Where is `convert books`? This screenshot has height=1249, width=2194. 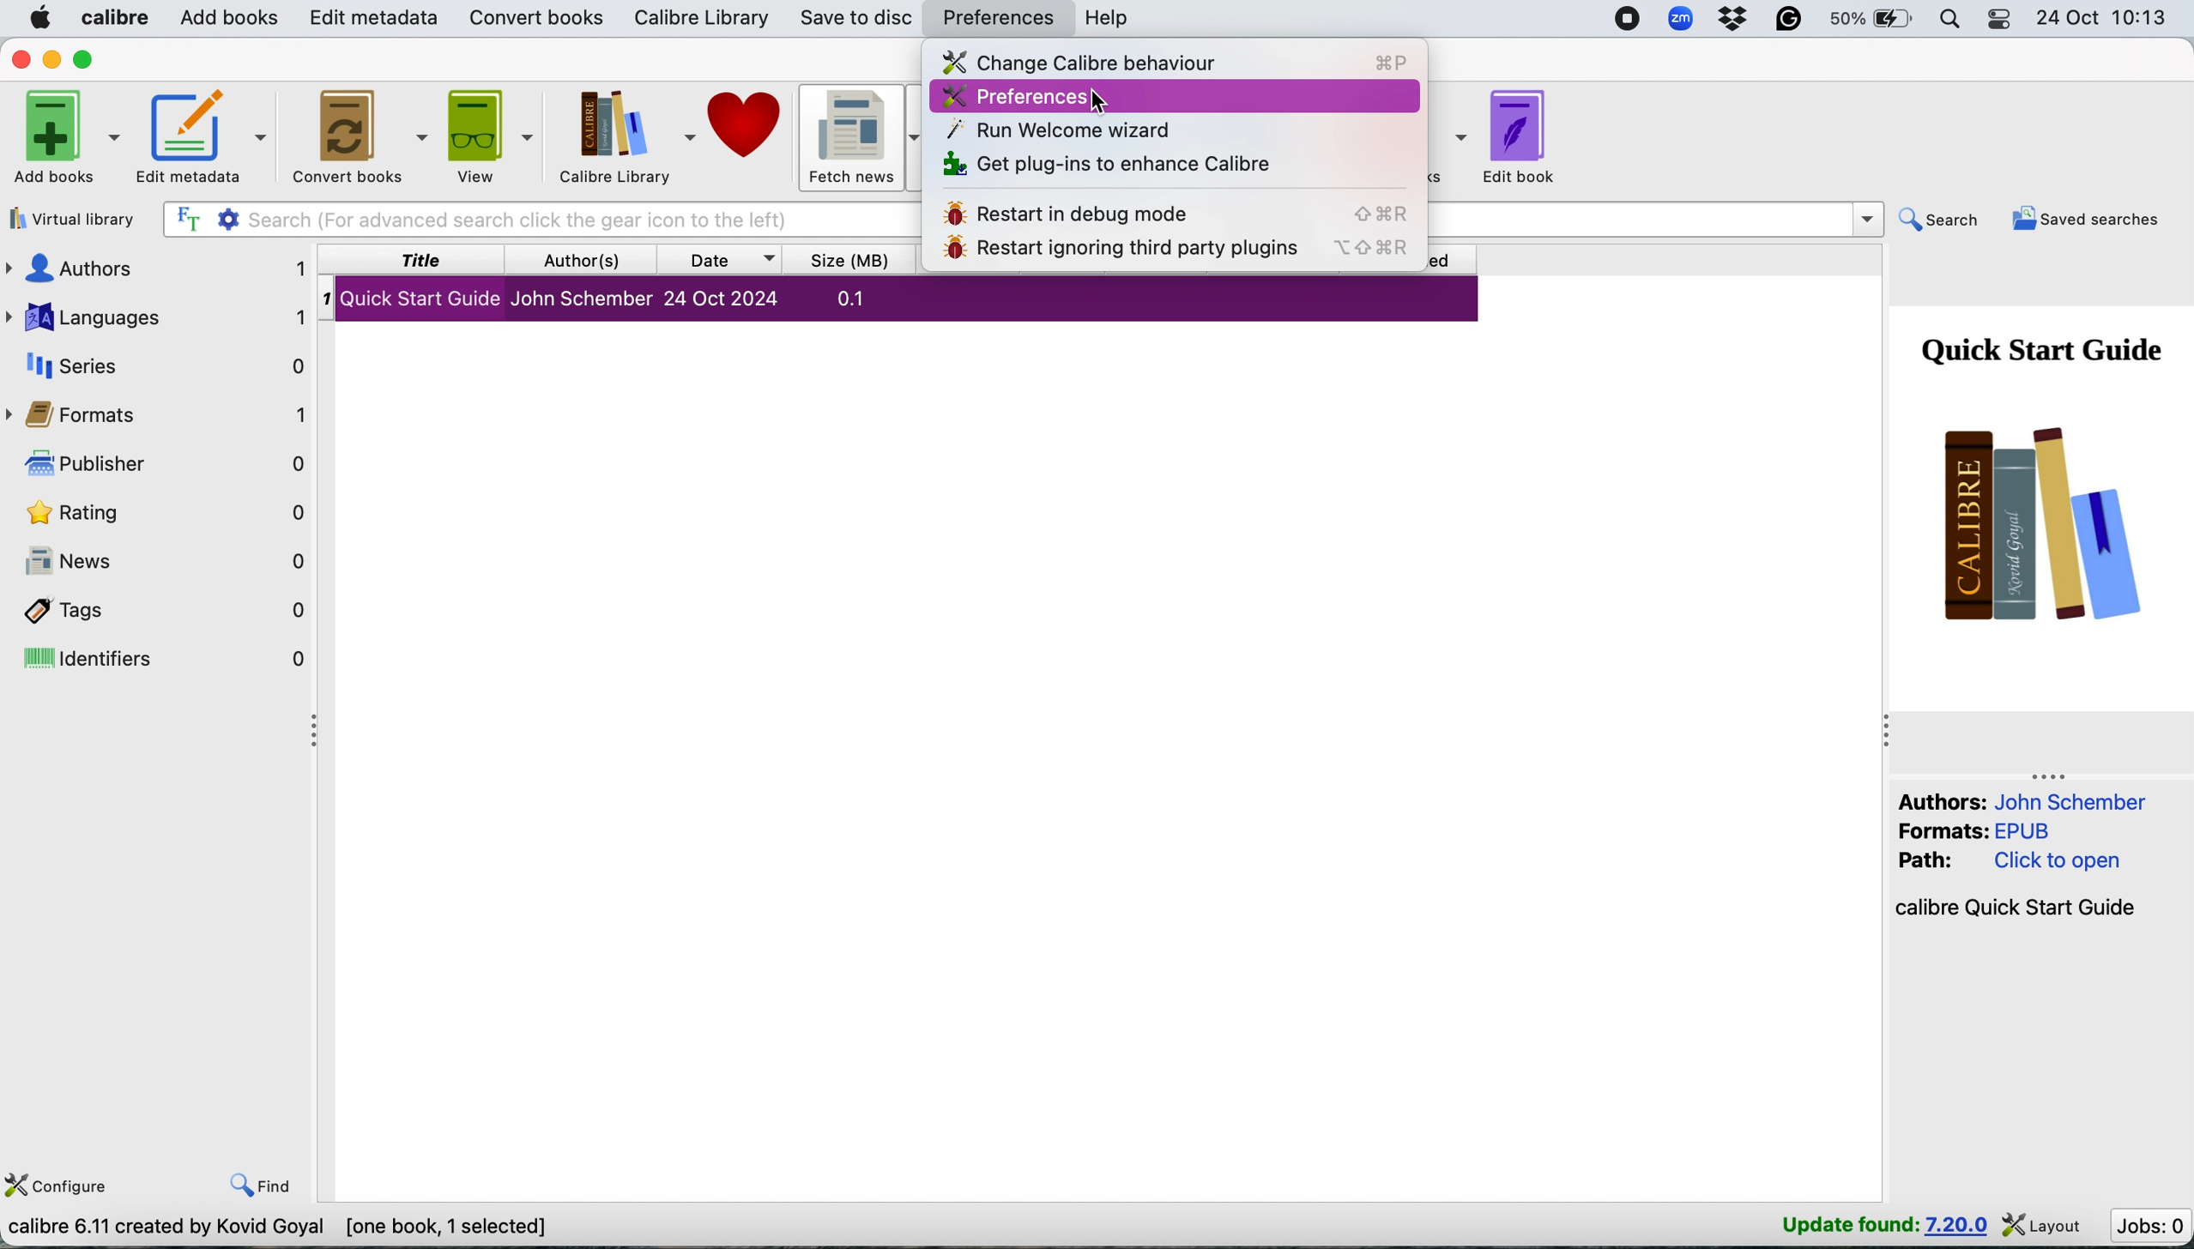 convert books is located at coordinates (530, 20).